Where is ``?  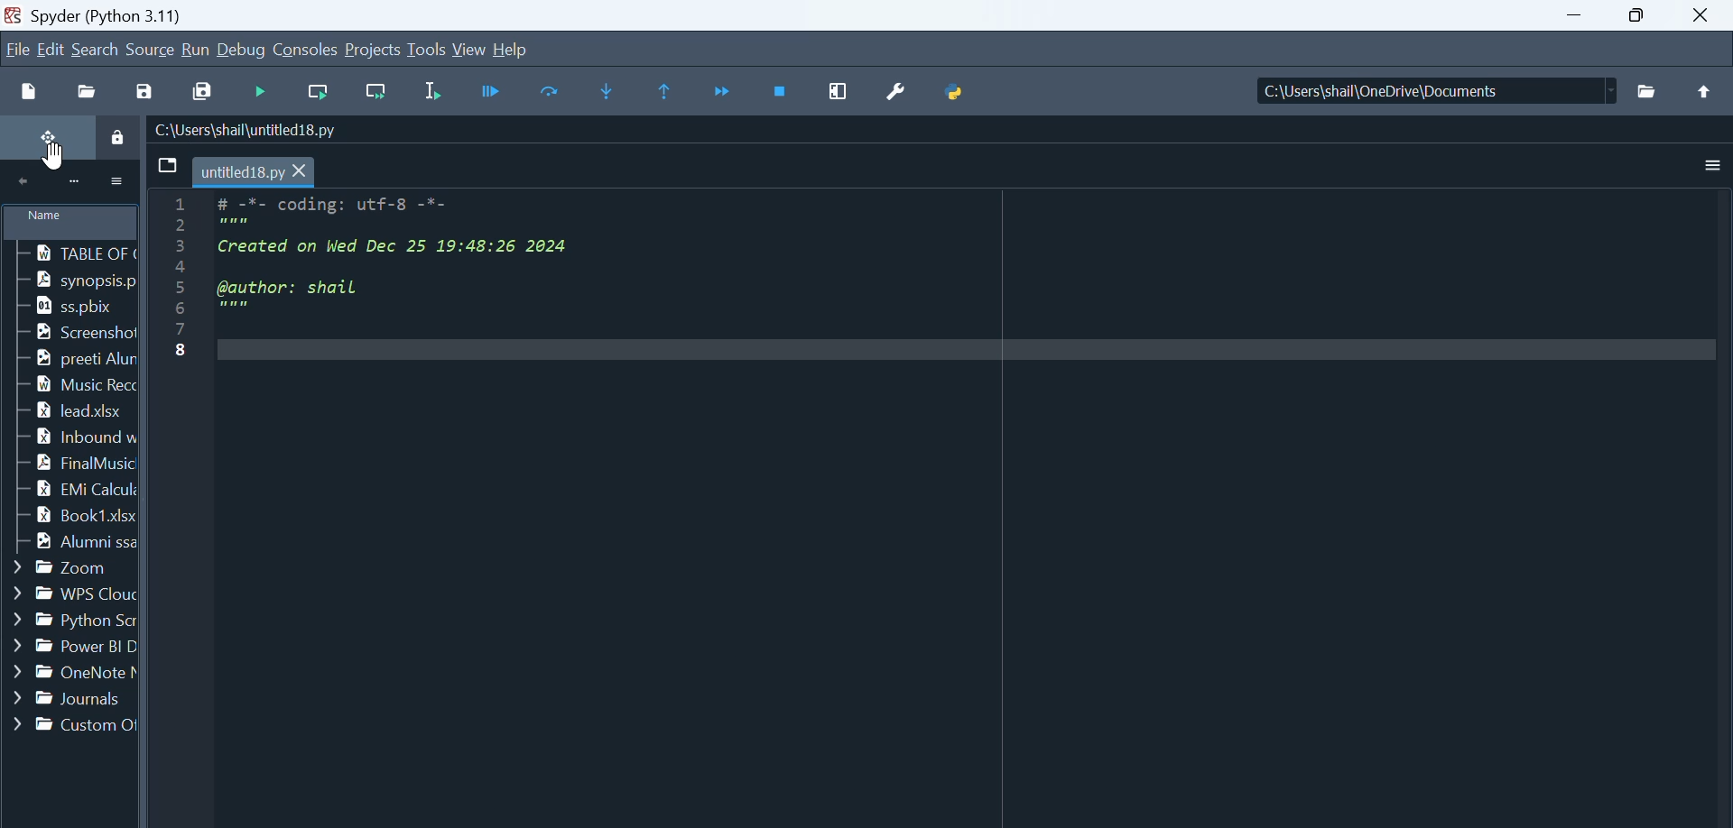  is located at coordinates (196, 51).